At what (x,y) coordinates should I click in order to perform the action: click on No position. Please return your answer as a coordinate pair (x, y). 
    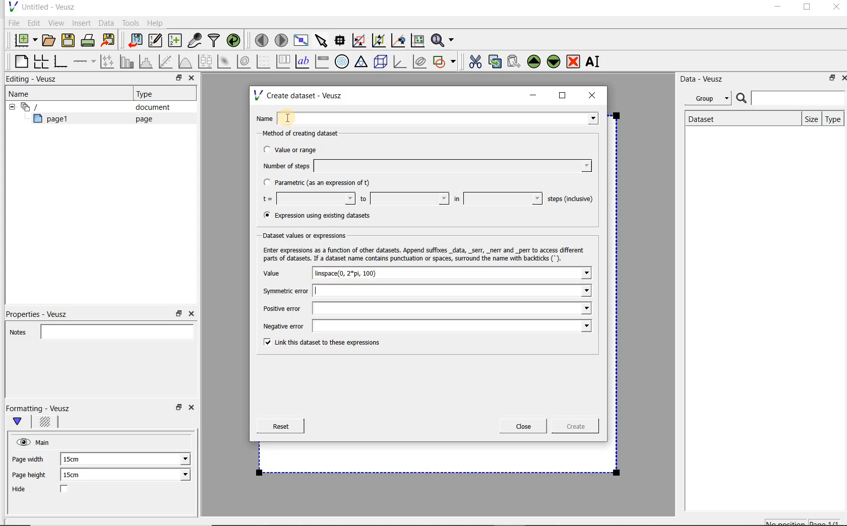
    Looking at the image, I should click on (786, 521).